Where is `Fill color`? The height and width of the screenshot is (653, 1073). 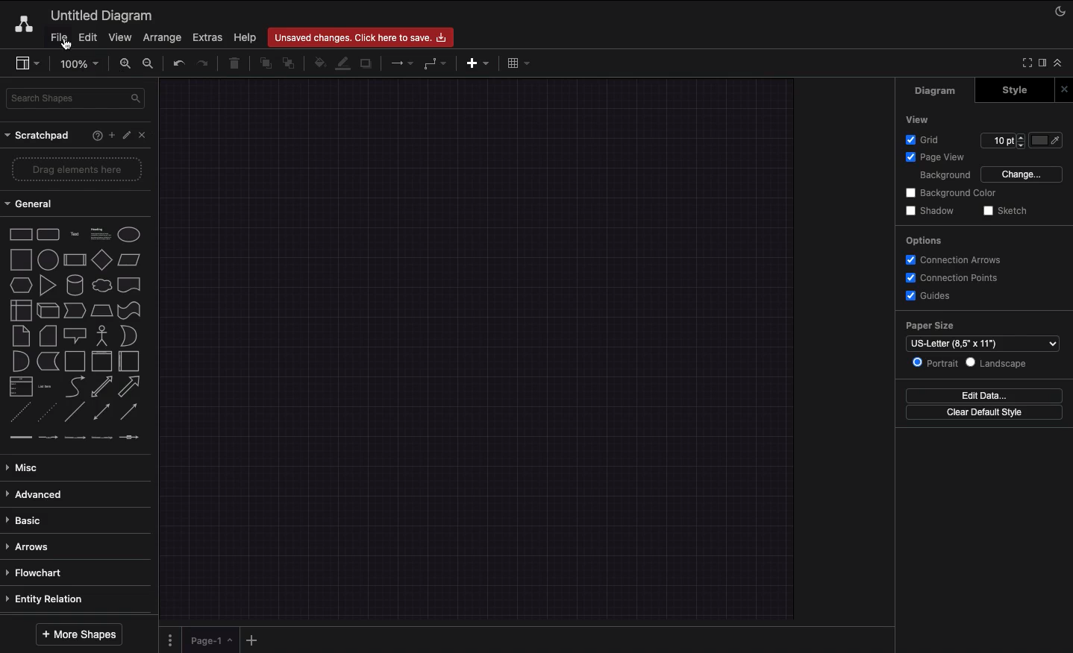
Fill color is located at coordinates (319, 65).